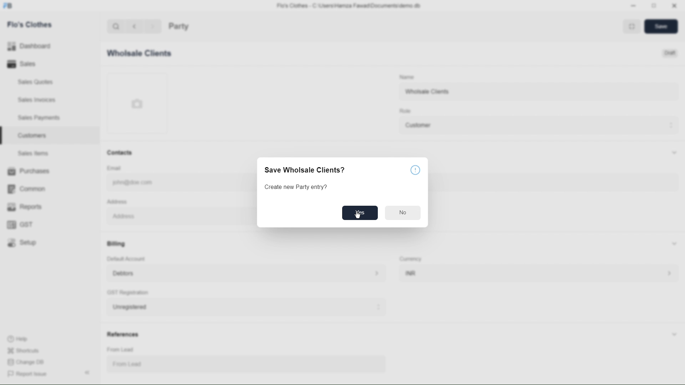 This screenshot has width=685, height=385. I want to click on YES, so click(361, 212).